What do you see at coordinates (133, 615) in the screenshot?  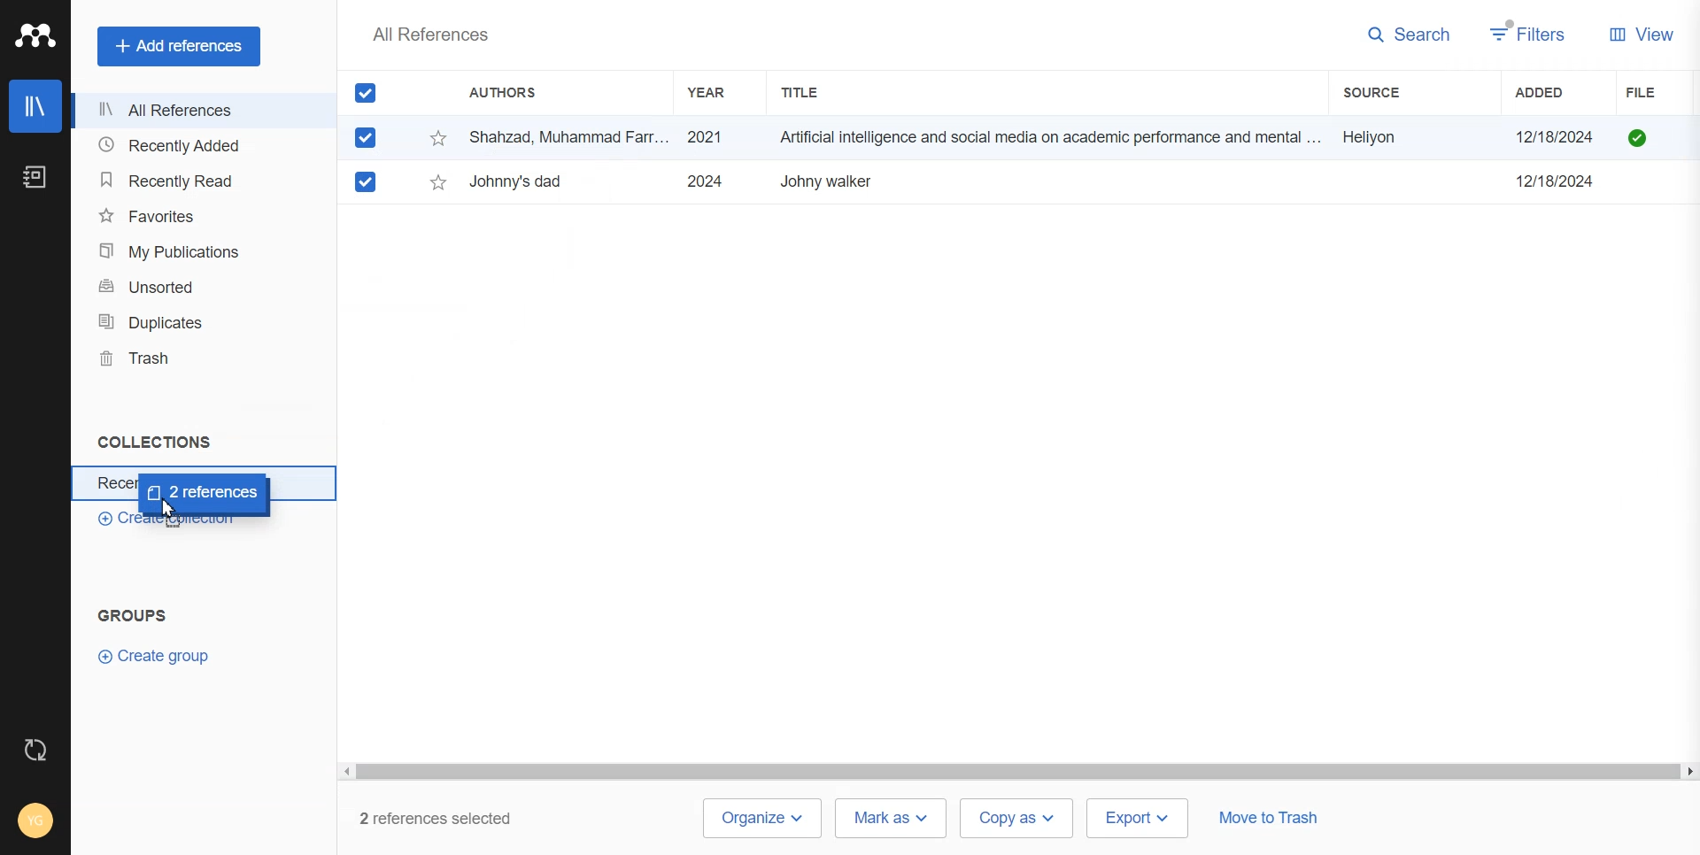 I see `Text 2` at bounding box center [133, 615].